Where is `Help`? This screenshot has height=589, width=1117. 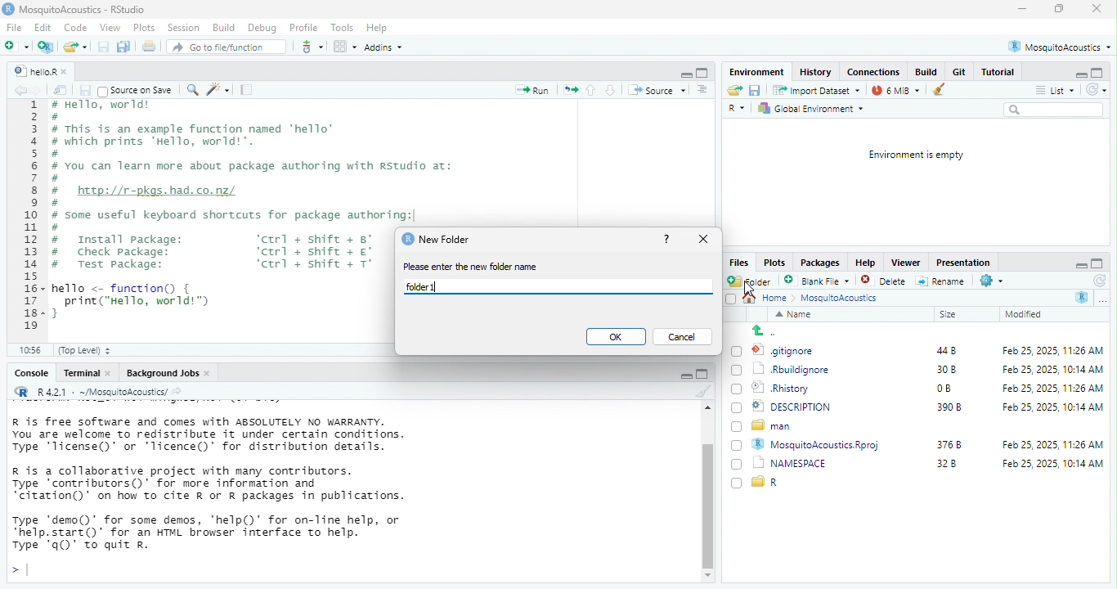 Help is located at coordinates (378, 29).